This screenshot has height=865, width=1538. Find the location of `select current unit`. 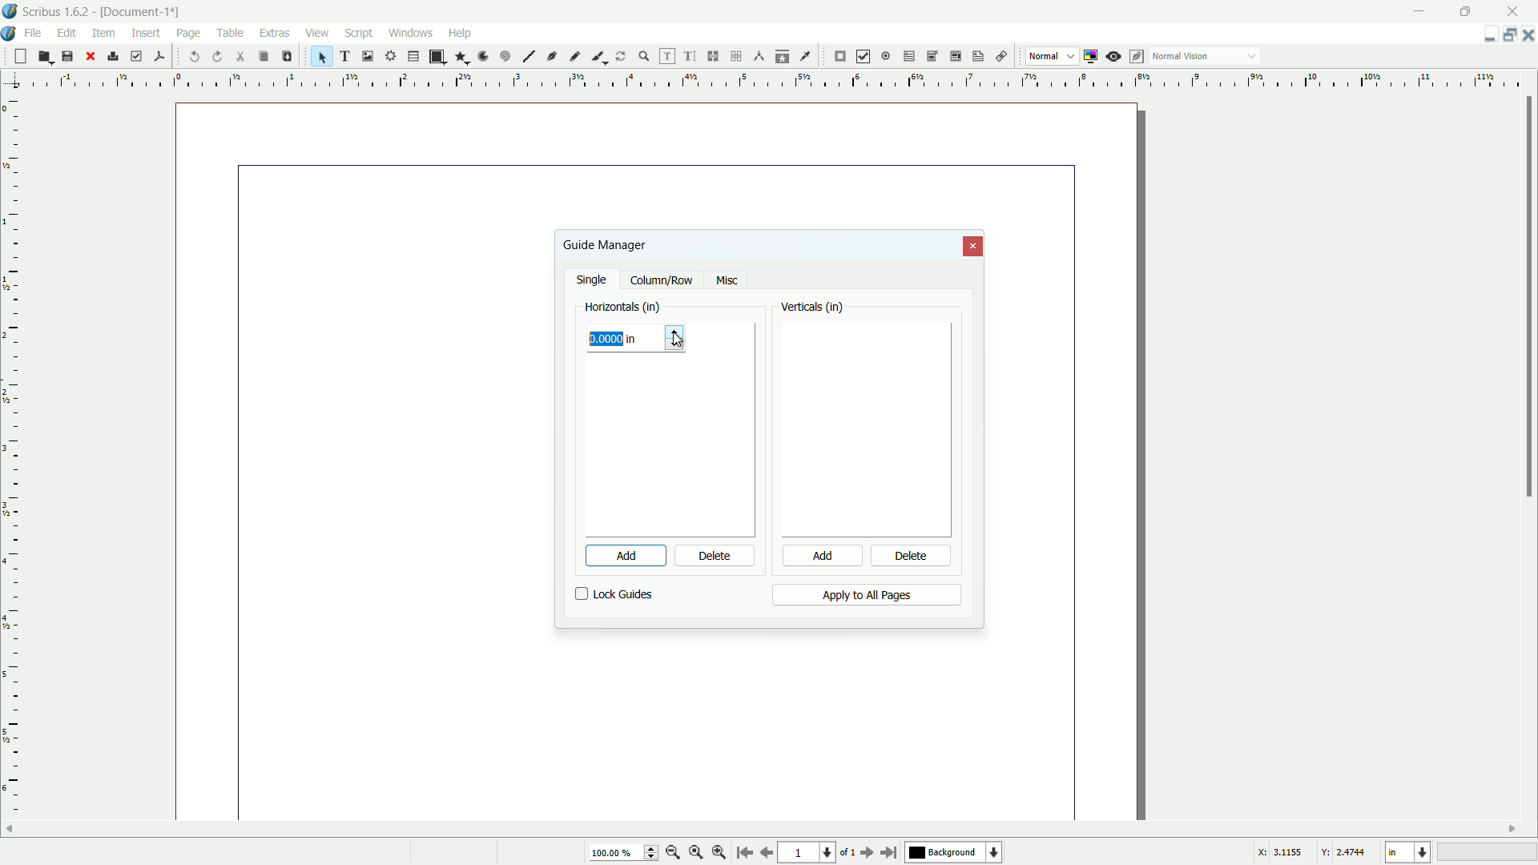

select current unit is located at coordinates (1407, 853).